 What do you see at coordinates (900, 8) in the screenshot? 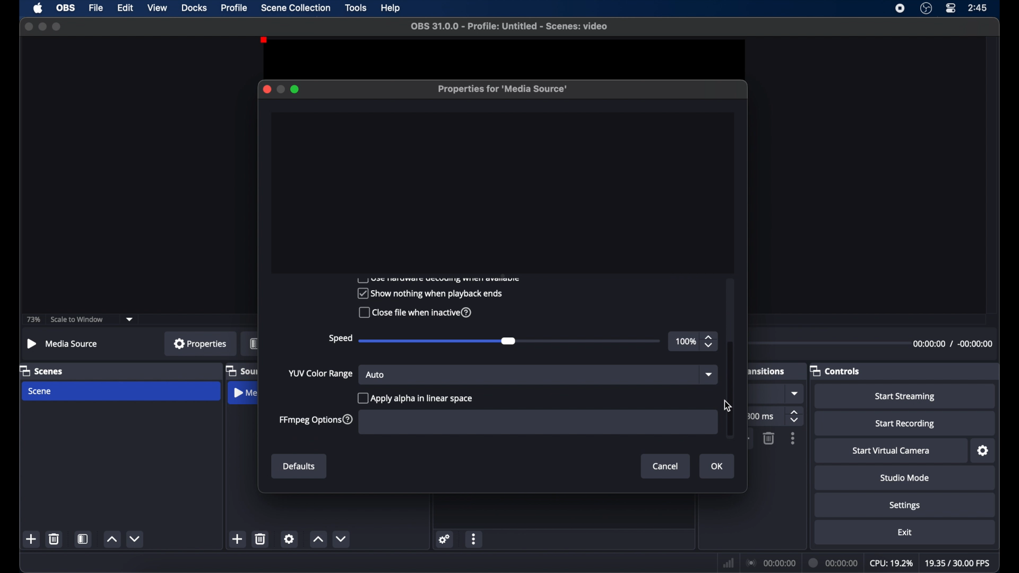
I see `screen recorder icon` at bounding box center [900, 8].